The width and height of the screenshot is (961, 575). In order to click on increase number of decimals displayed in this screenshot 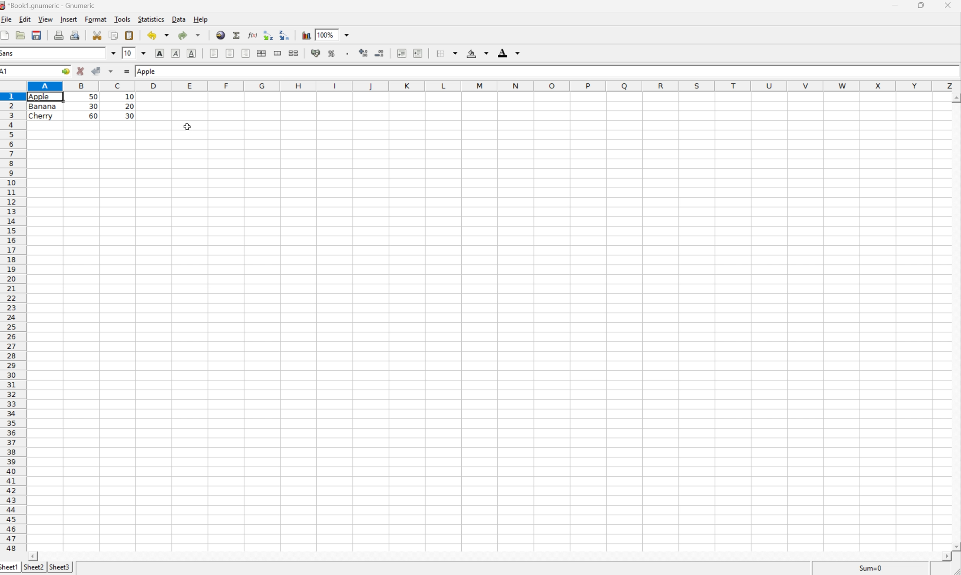, I will do `click(363, 52)`.